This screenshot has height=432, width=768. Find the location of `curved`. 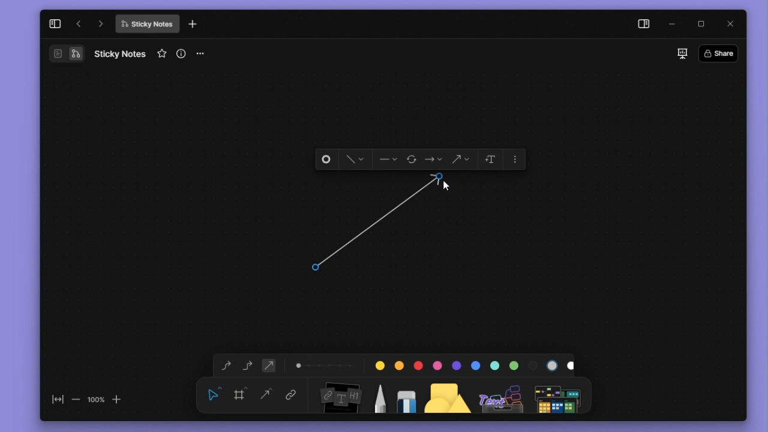

curved is located at coordinates (224, 366).